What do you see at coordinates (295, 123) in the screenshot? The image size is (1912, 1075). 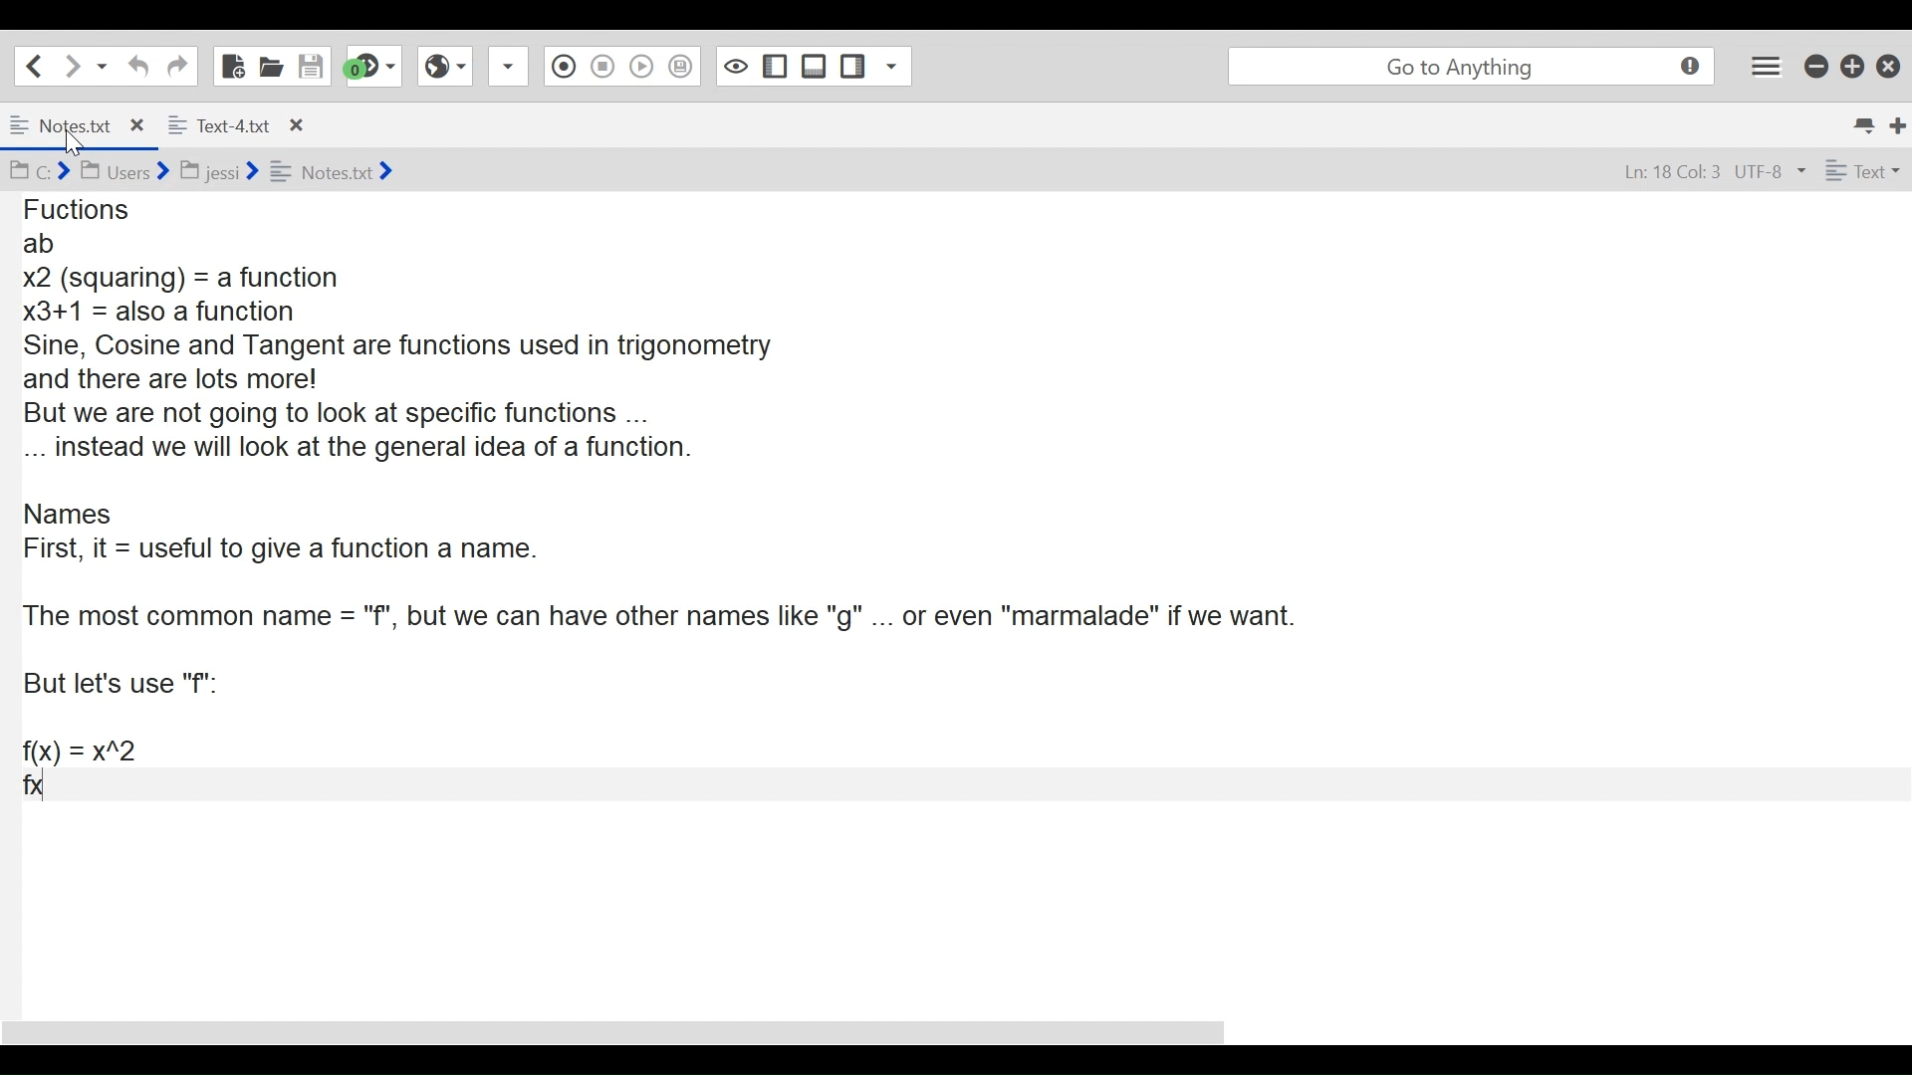 I see `close` at bounding box center [295, 123].